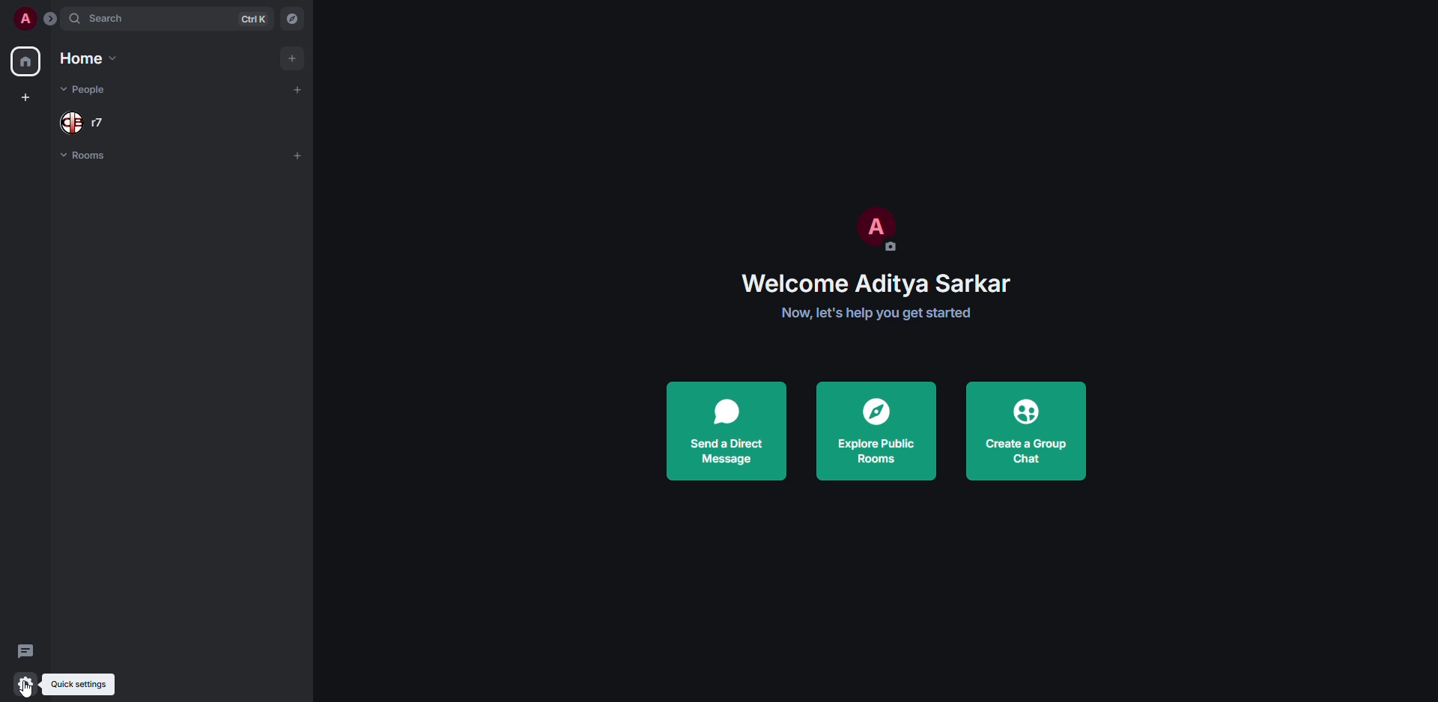 This screenshot has width=1438, height=702. I want to click on add, so click(292, 57).